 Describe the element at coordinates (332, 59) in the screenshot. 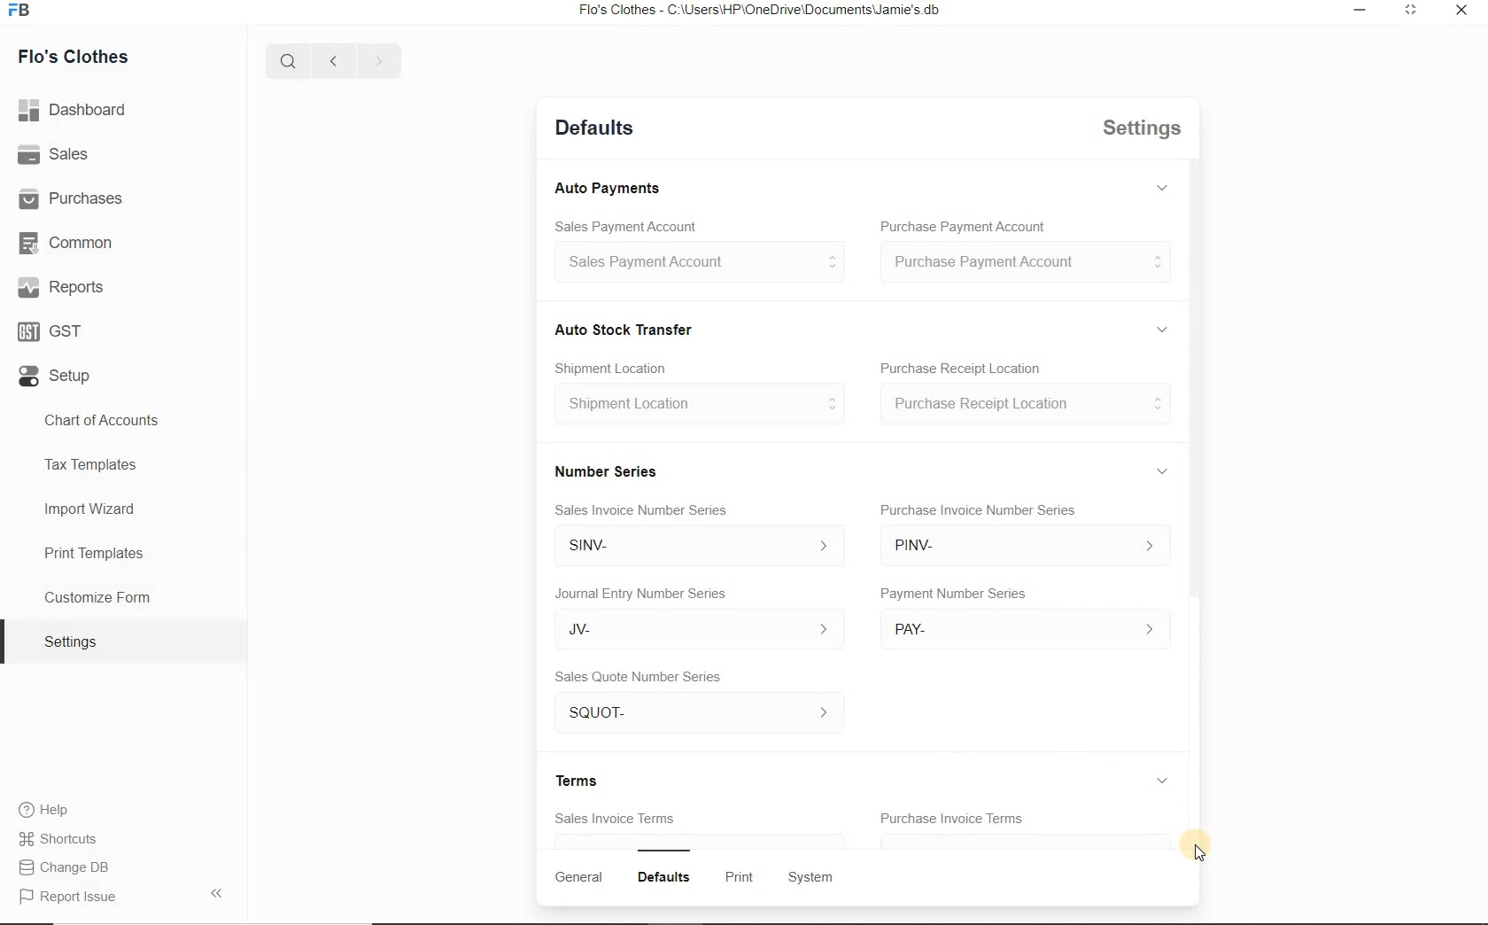

I see `Back` at that location.